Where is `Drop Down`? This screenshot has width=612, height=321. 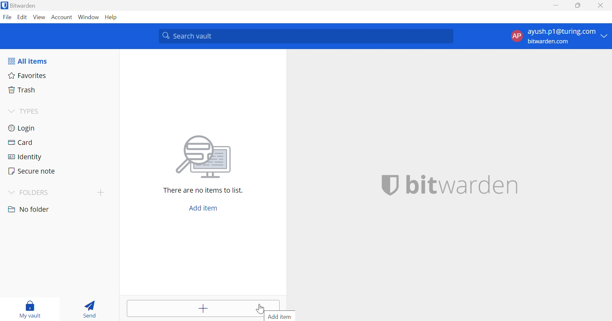 Drop Down is located at coordinates (11, 111).